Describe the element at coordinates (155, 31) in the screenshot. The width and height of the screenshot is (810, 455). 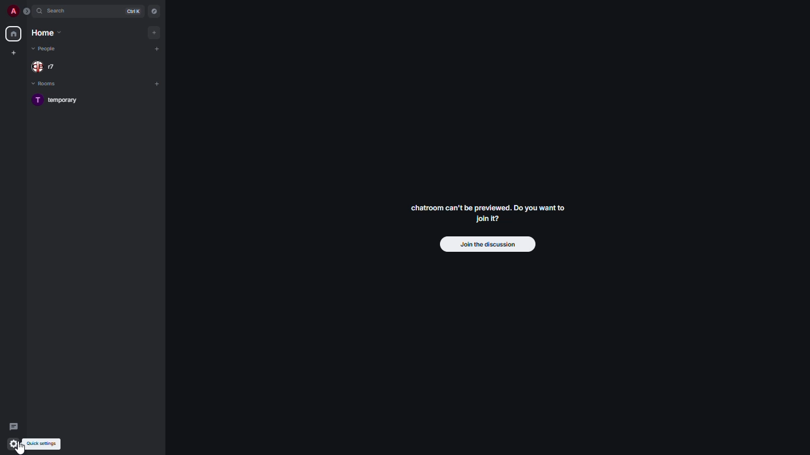
I see `add` at that location.